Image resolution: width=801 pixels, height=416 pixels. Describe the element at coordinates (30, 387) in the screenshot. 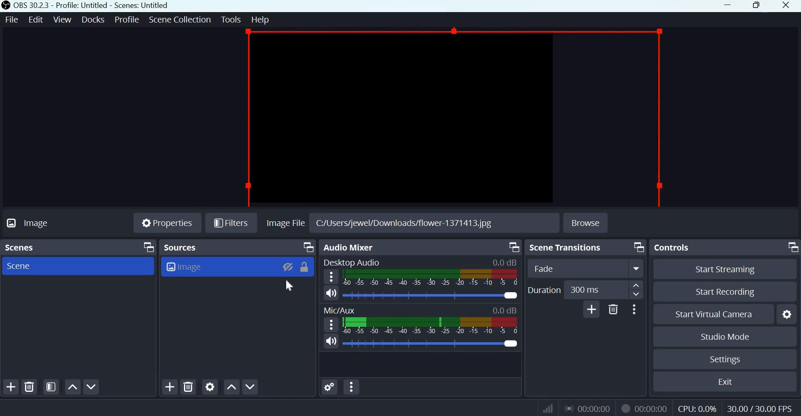

I see `Remove selected scene` at that location.